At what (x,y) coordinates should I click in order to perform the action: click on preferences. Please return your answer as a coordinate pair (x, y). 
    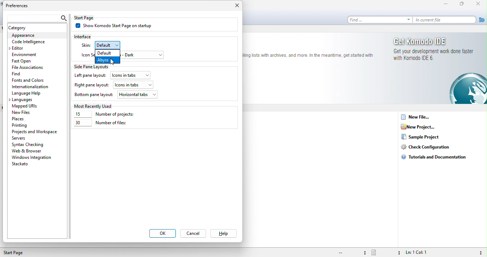
    Looking at the image, I should click on (21, 6).